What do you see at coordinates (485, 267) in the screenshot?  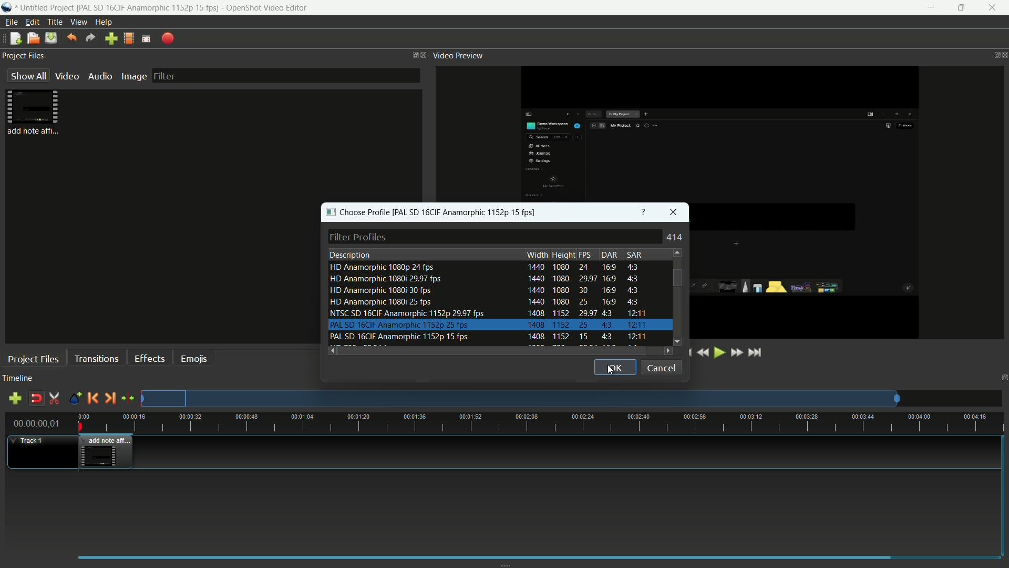 I see `profile-1` at bounding box center [485, 267].